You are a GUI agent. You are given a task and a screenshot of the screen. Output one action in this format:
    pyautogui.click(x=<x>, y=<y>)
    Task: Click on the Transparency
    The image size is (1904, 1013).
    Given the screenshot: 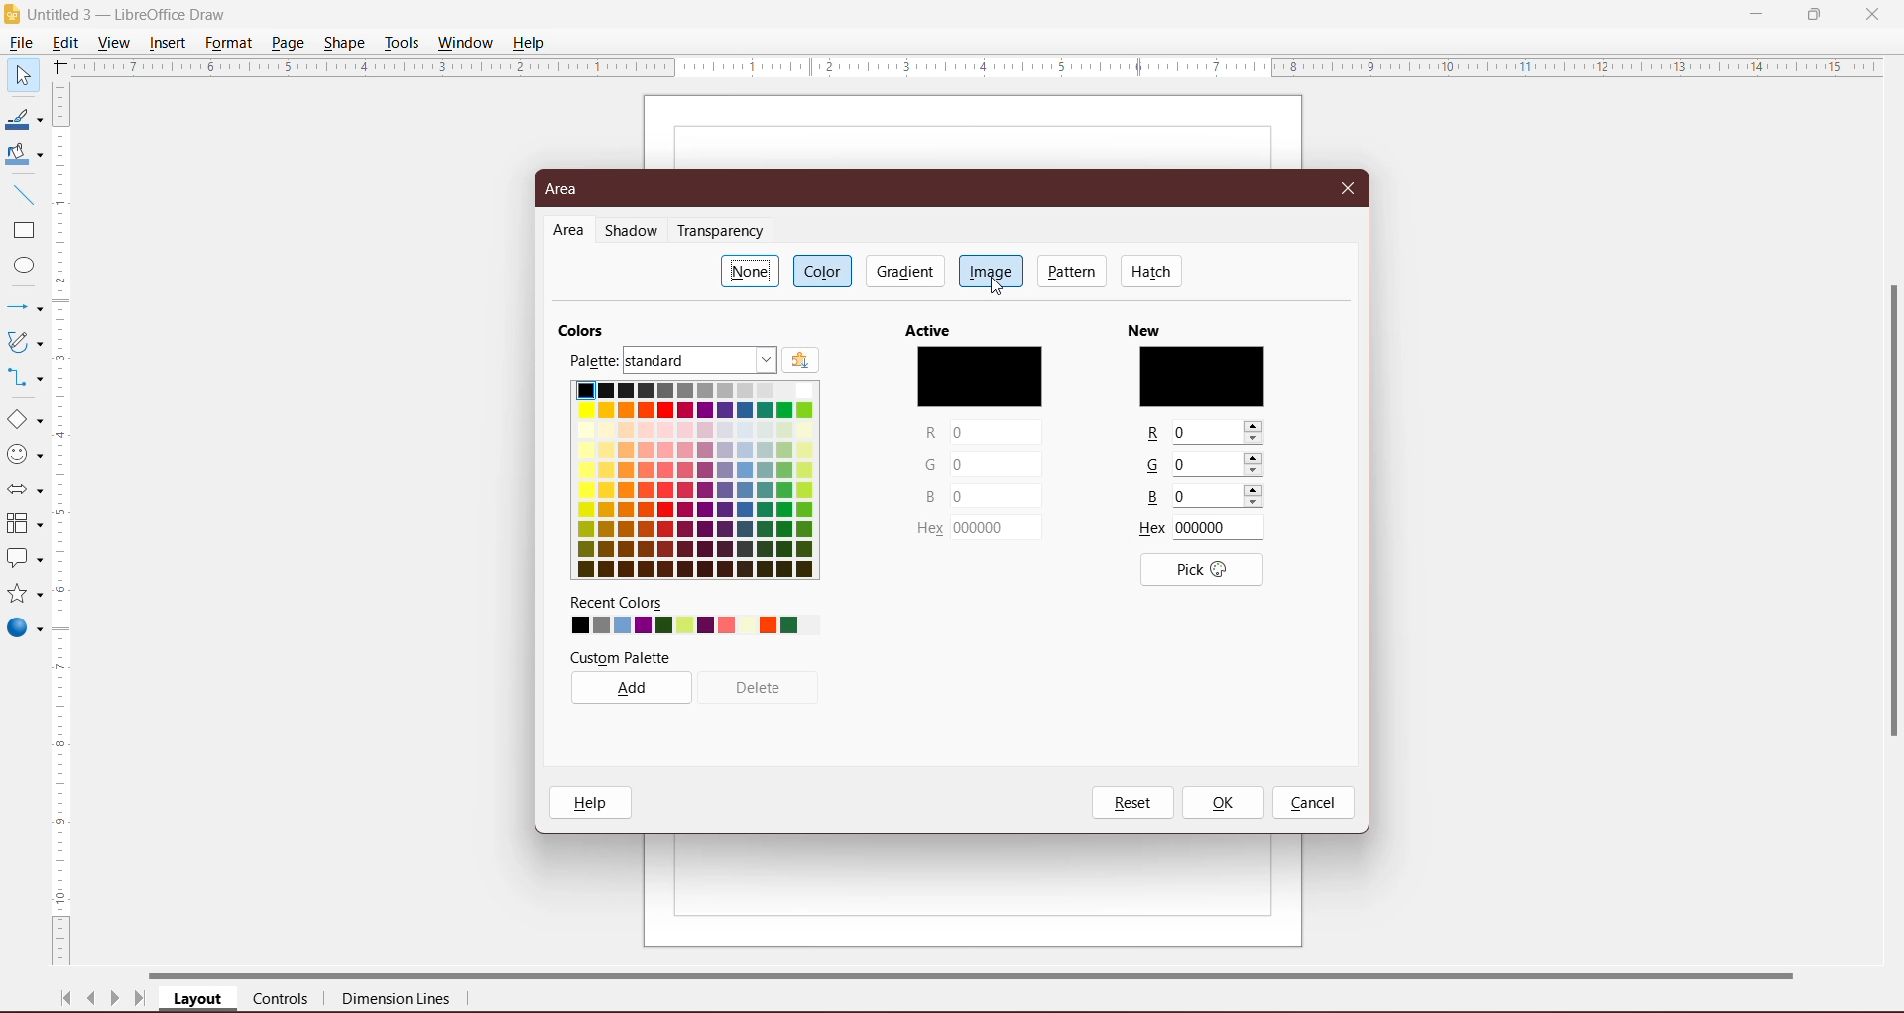 What is the action you would take?
    pyautogui.click(x=725, y=231)
    